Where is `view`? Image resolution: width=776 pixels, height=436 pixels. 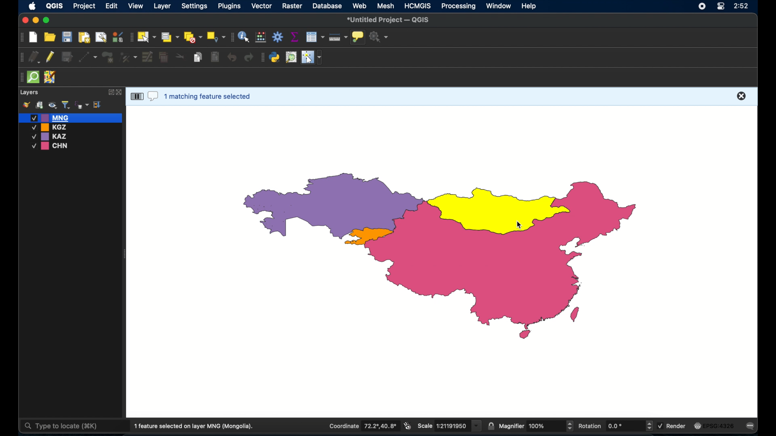 view is located at coordinates (136, 6).